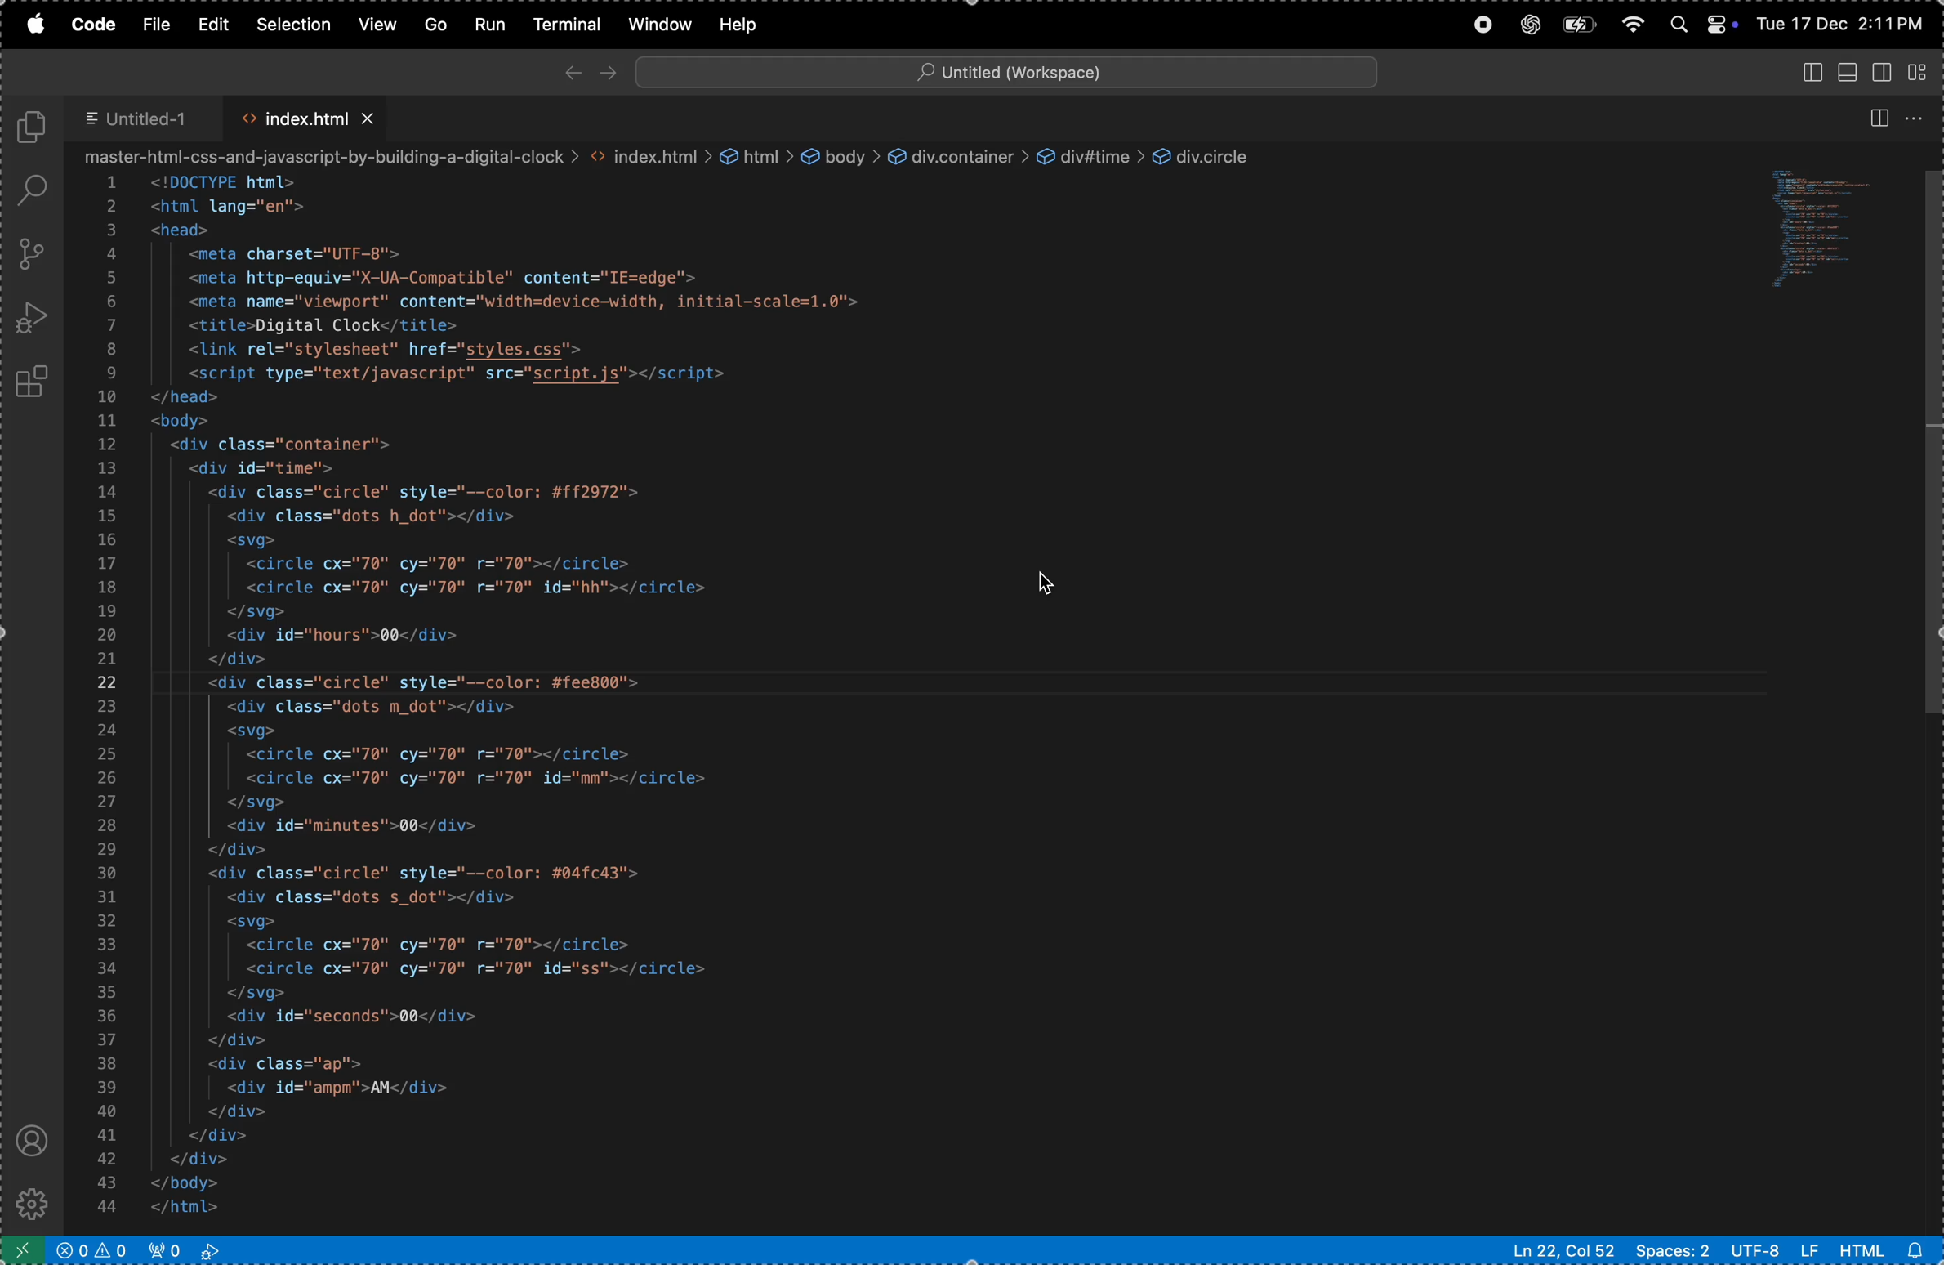 This screenshot has height=1265, width=1944. I want to click on forward, so click(609, 75).